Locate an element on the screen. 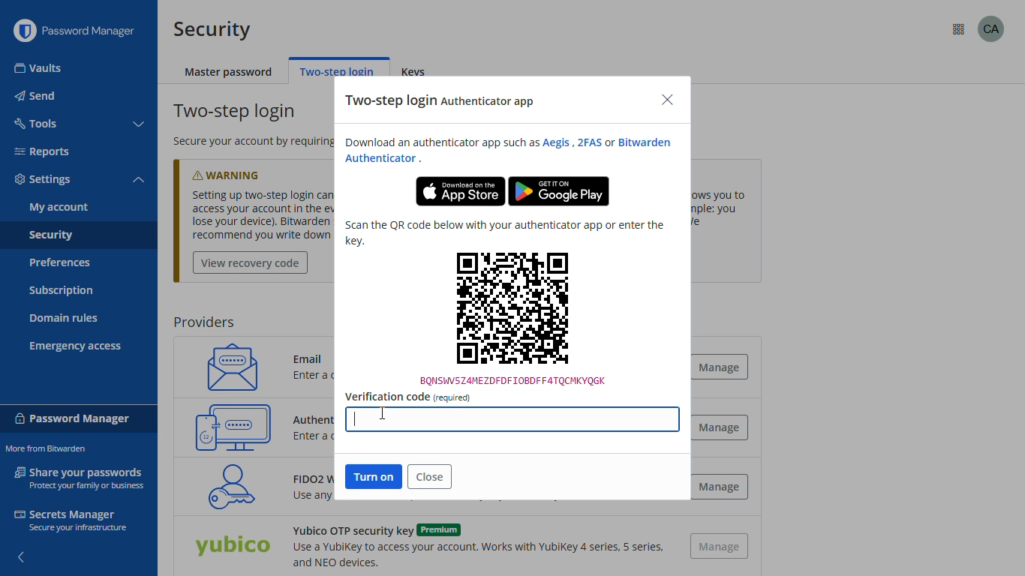 The height and width of the screenshot is (576, 1025). domain rules is located at coordinates (64, 319).